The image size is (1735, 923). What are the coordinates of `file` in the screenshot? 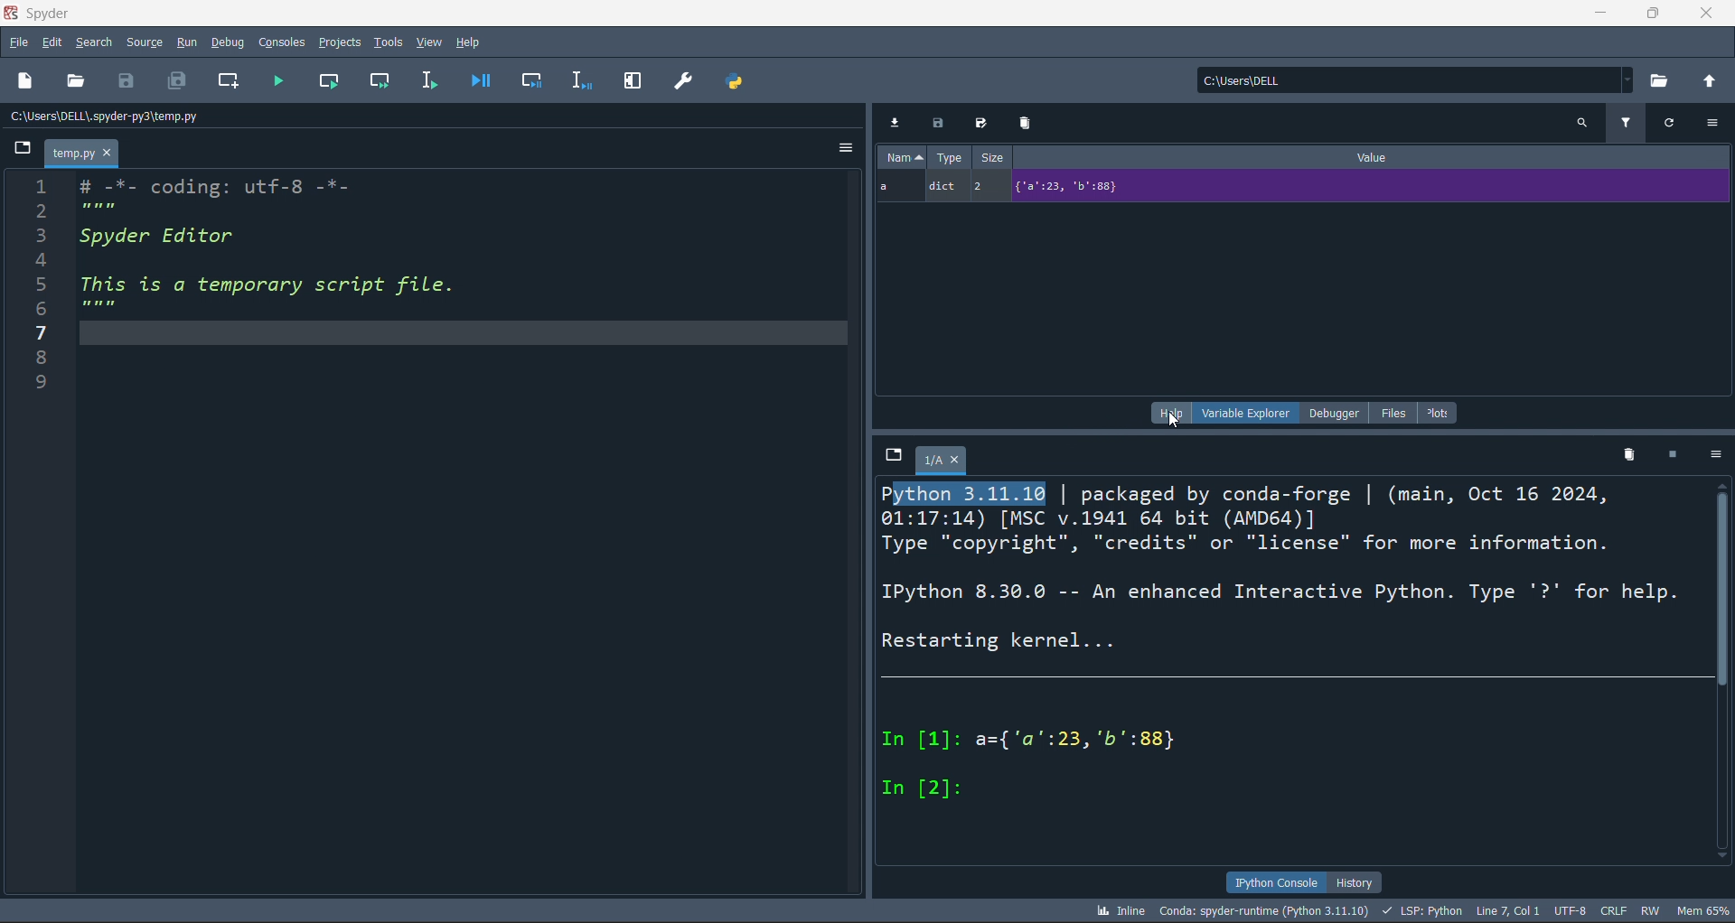 It's located at (17, 41).